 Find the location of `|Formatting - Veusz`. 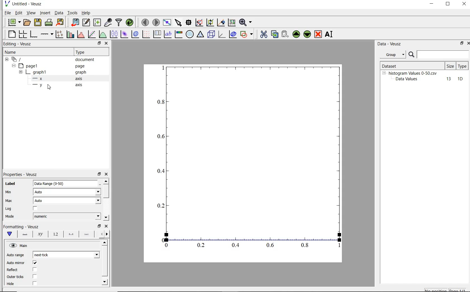

|Formatting - Veusz is located at coordinates (20, 226).